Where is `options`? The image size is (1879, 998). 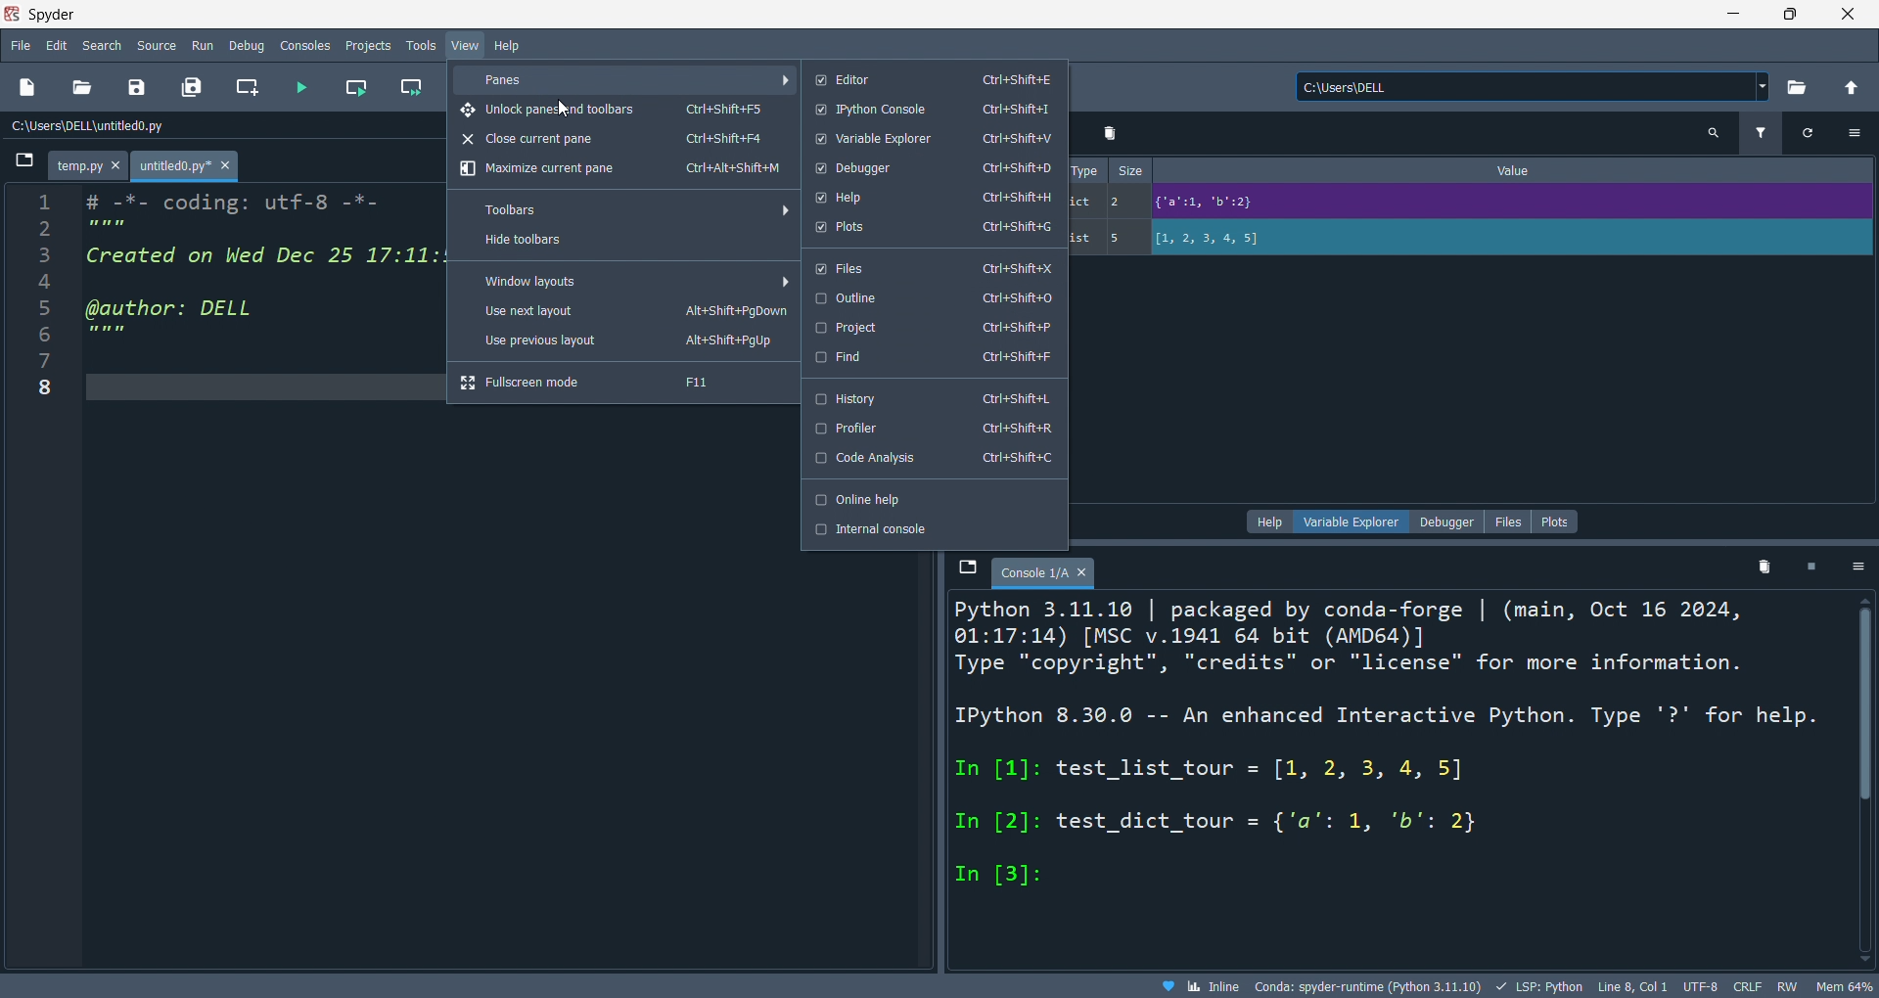 options is located at coordinates (1855, 132).